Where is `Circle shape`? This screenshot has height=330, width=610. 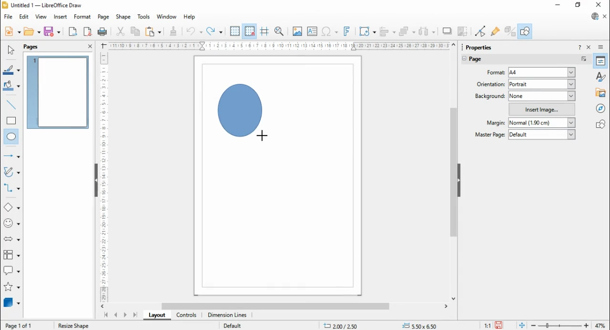
Circle shape is located at coordinates (242, 113).